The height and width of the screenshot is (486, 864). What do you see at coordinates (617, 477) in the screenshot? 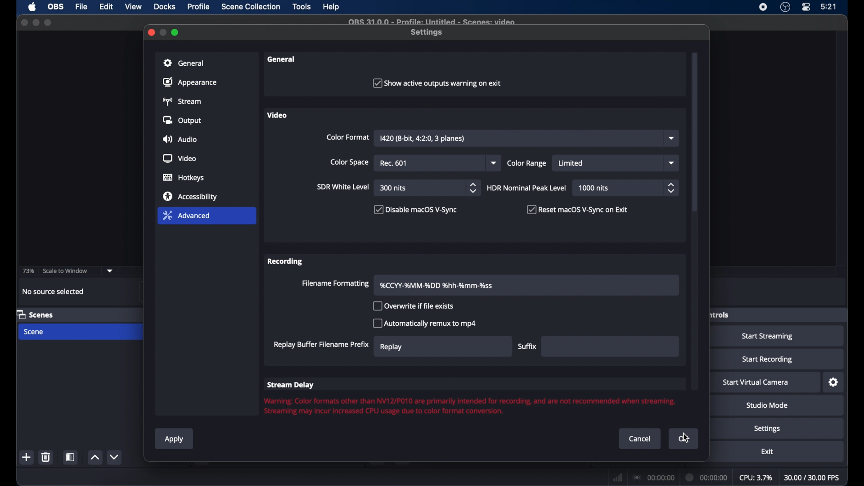
I see `network` at bounding box center [617, 477].